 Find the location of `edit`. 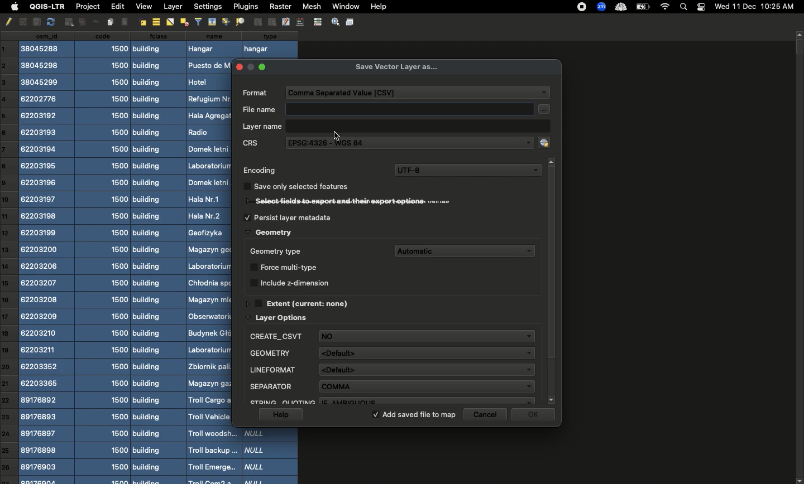

edit is located at coordinates (286, 22).